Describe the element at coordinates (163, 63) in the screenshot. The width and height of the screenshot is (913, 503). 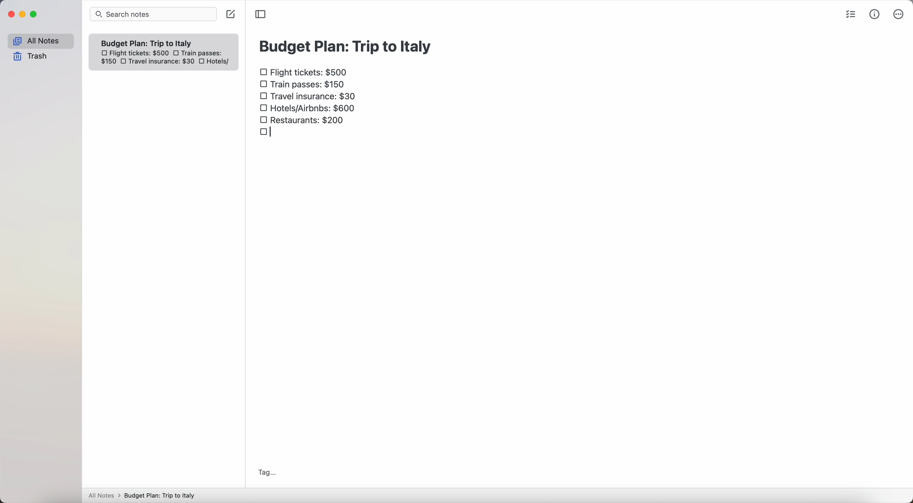
I see `travel insurance: $30` at that location.